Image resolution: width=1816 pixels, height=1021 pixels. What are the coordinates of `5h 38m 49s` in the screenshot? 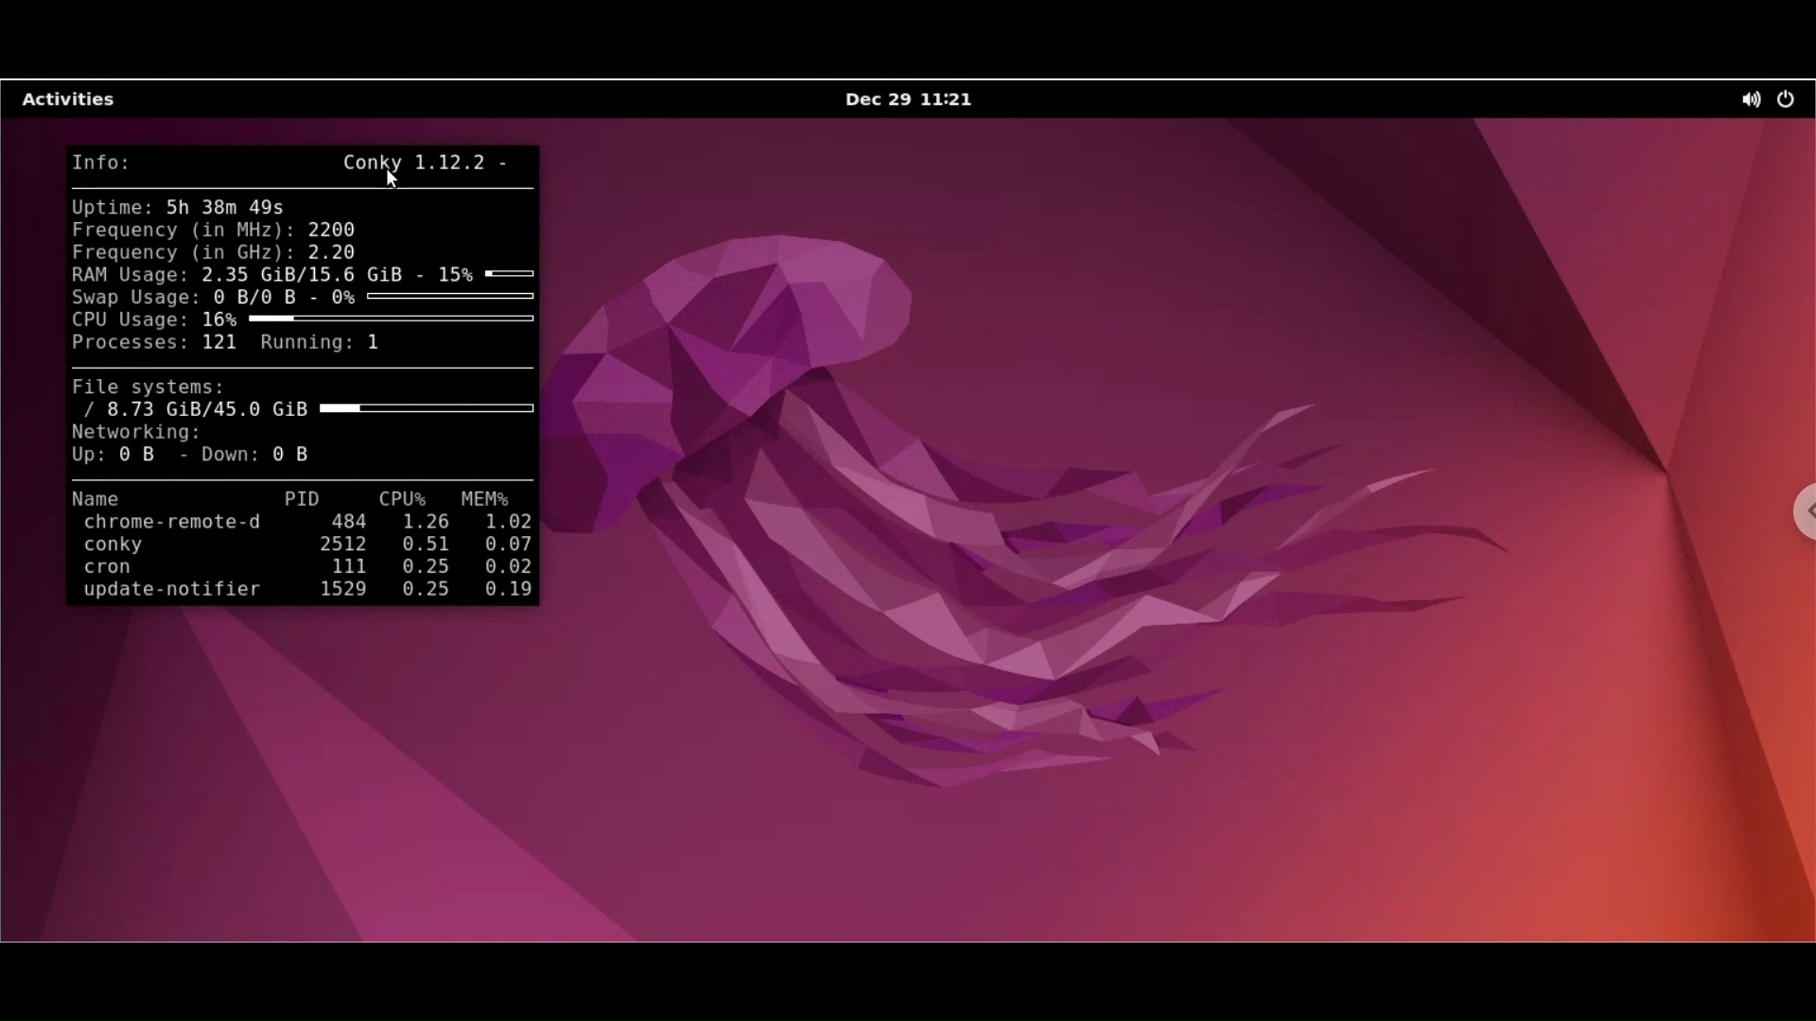 It's located at (231, 209).